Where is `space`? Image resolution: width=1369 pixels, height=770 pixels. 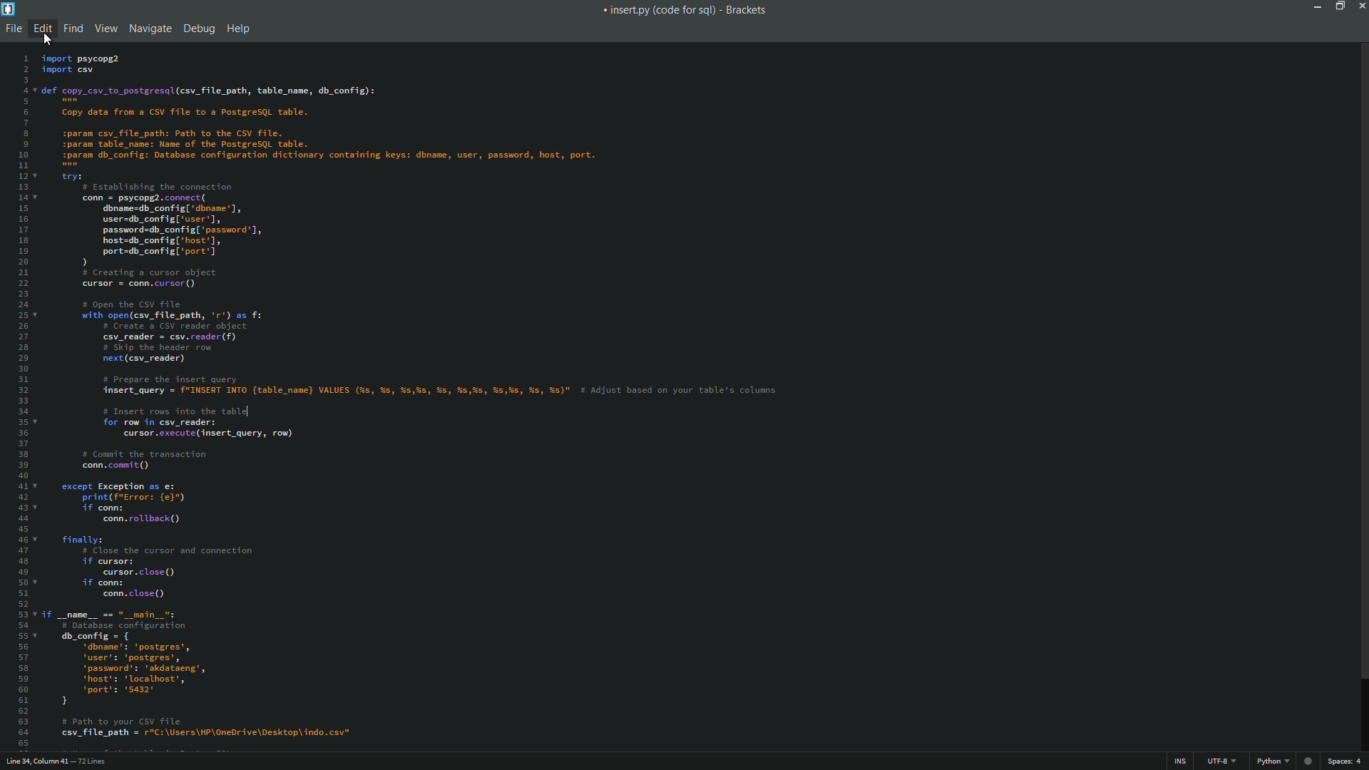
space is located at coordinates (1346, 761).